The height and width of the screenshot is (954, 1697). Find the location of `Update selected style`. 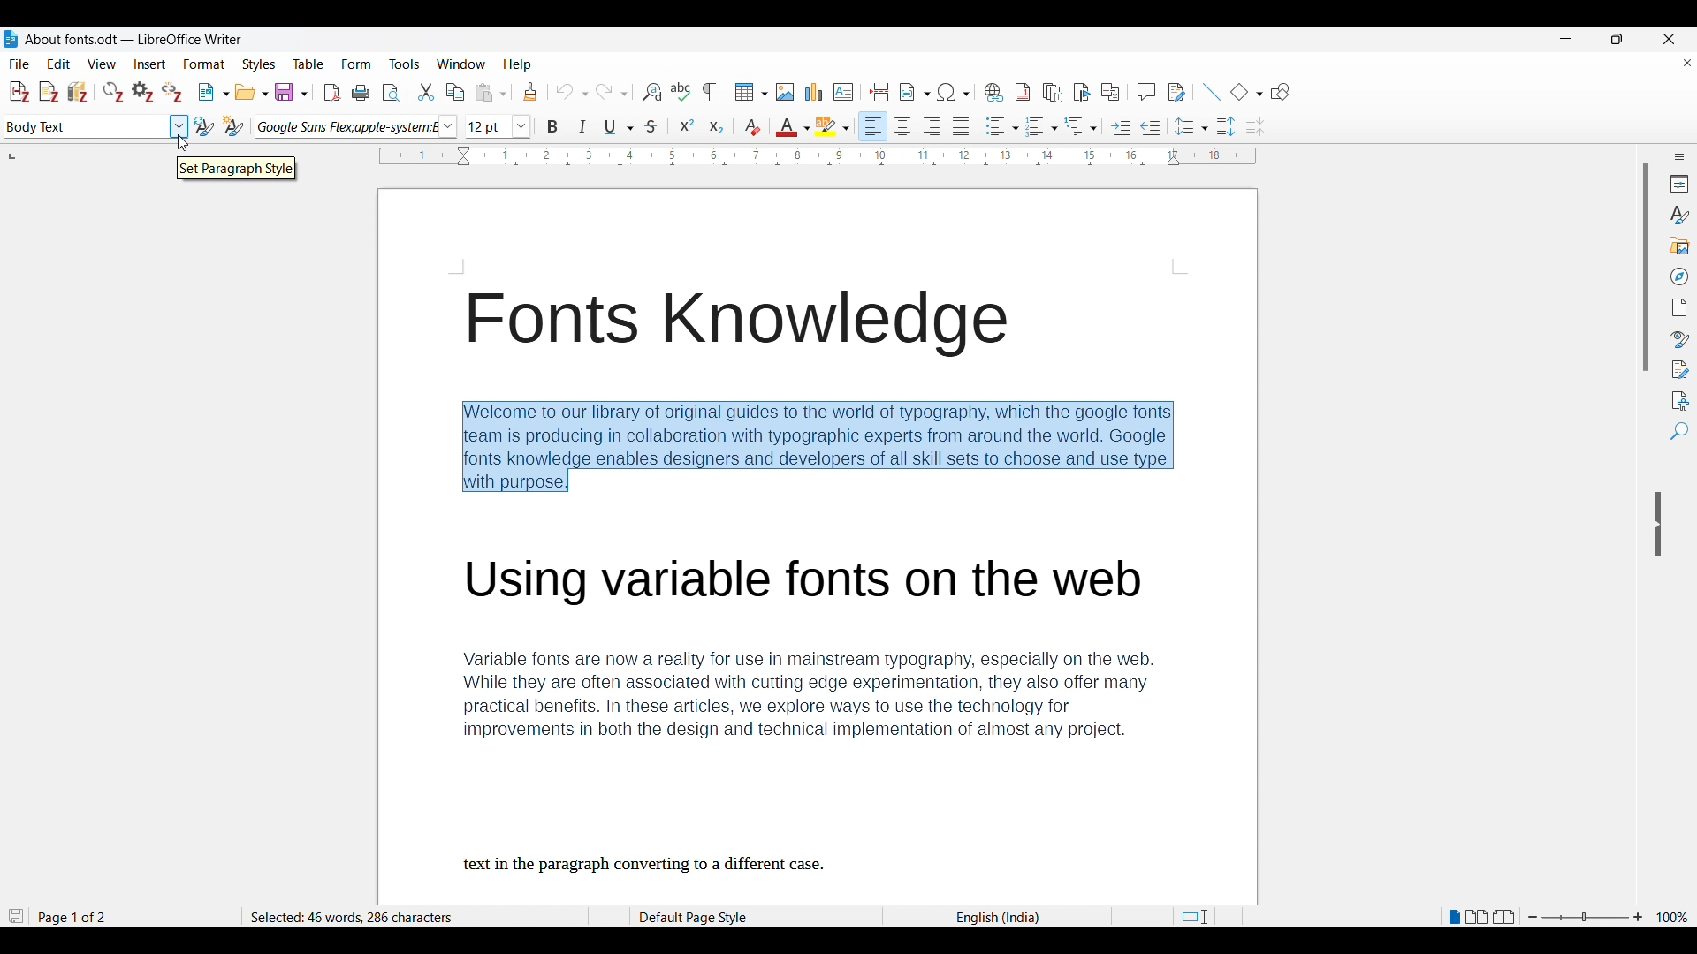

Update selected style is located at coordinates (204, 126).